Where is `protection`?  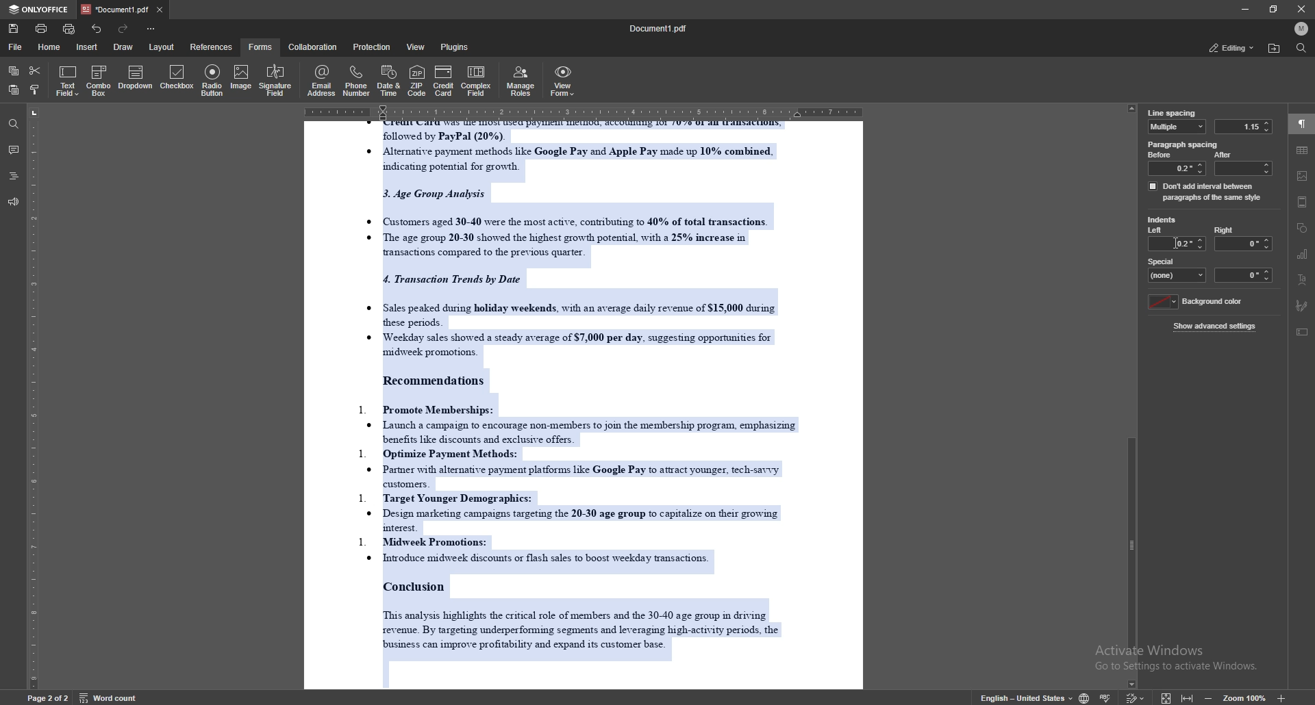 protection is located at coordinates (373, 47).